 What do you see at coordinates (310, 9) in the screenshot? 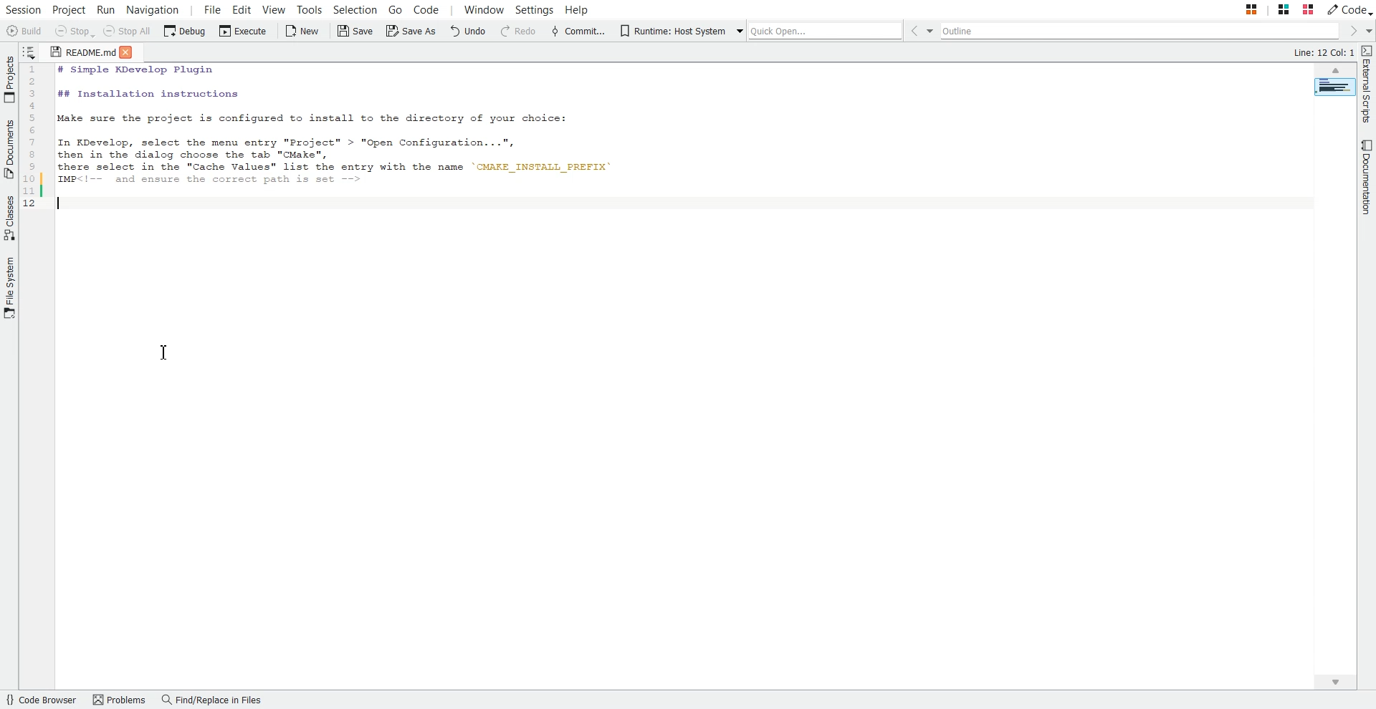
I see `Tools` at bounding box center [310, 9].